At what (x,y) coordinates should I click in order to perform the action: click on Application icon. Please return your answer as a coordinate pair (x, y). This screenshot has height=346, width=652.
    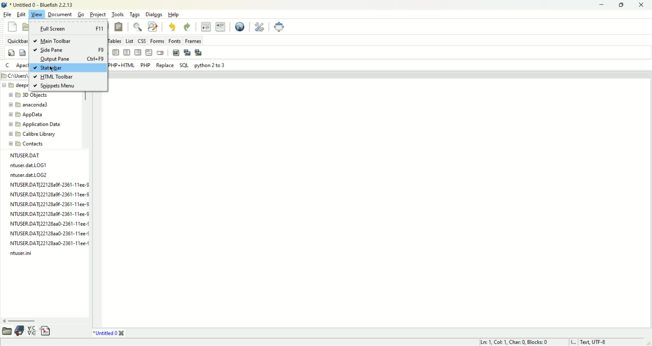
    Looking at the image, I should click on (4, 4).